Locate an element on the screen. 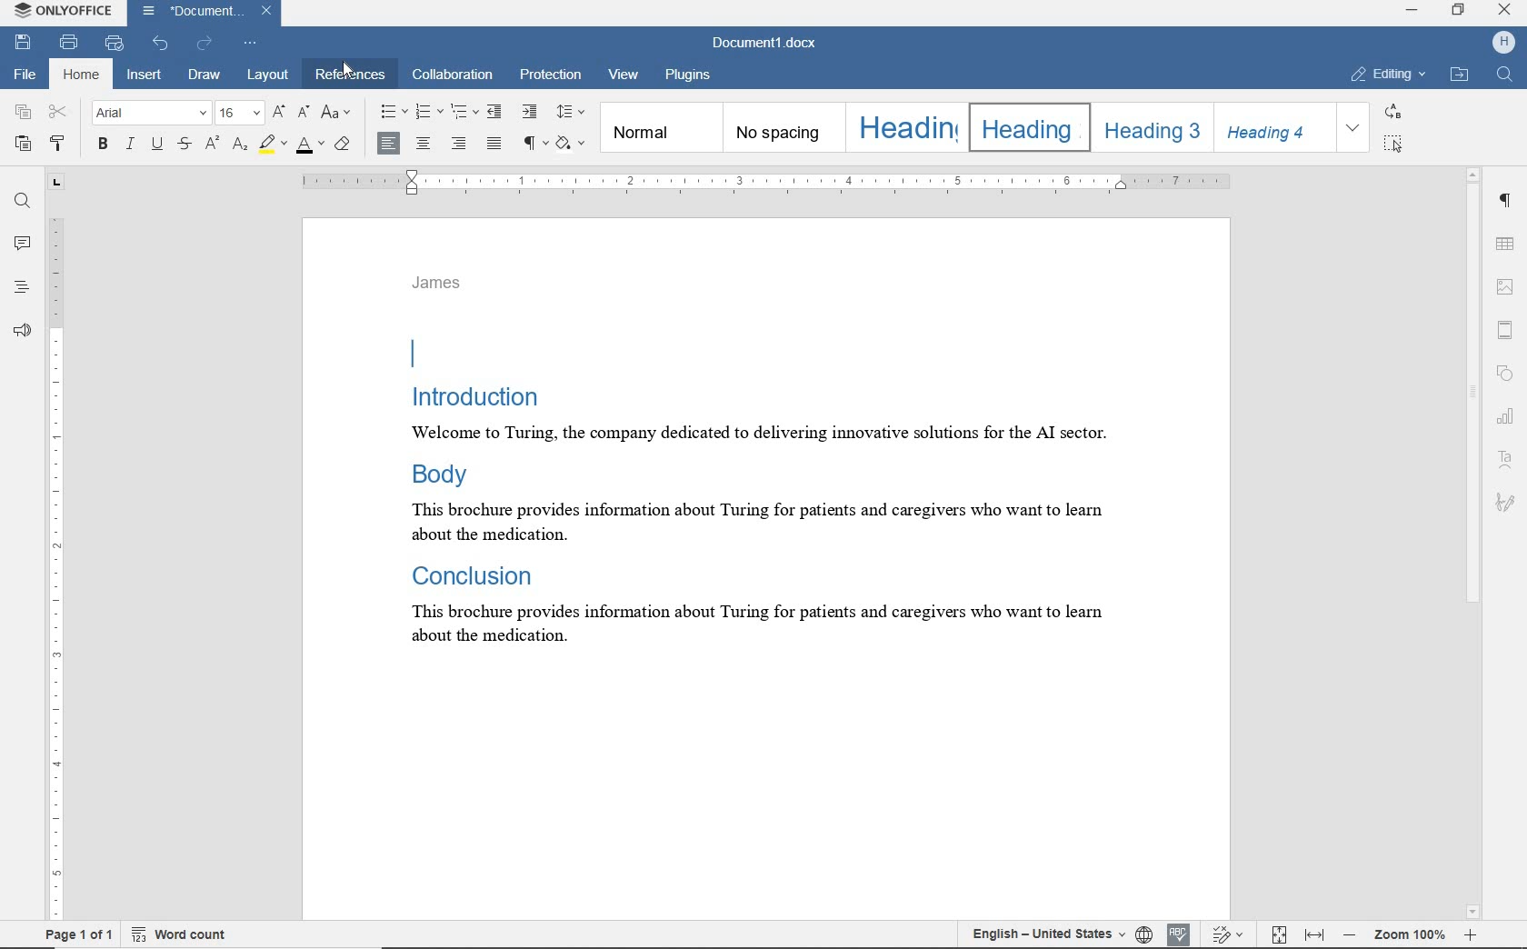 This screenshot has height=949, width=1527. file is located at coordinates (24, 74).